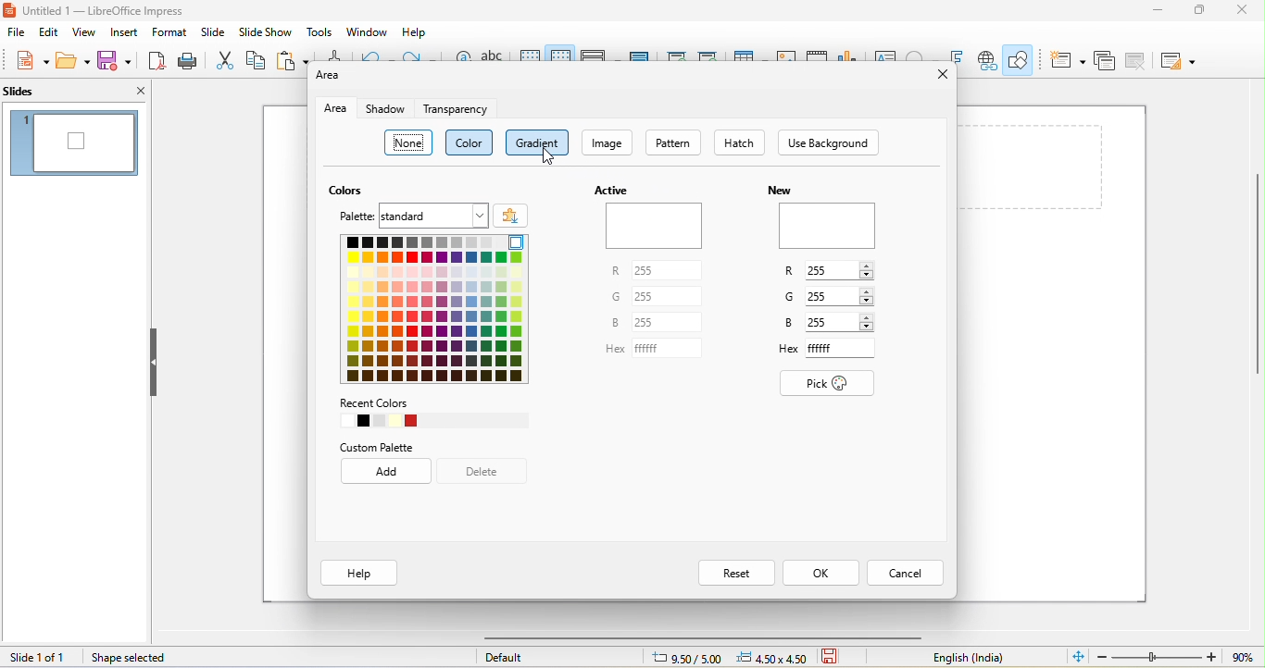 This screenshot has width=1265, height=668. Describe the element at coordinates (224, 59) in the screenshot. I see `cut` at that location.